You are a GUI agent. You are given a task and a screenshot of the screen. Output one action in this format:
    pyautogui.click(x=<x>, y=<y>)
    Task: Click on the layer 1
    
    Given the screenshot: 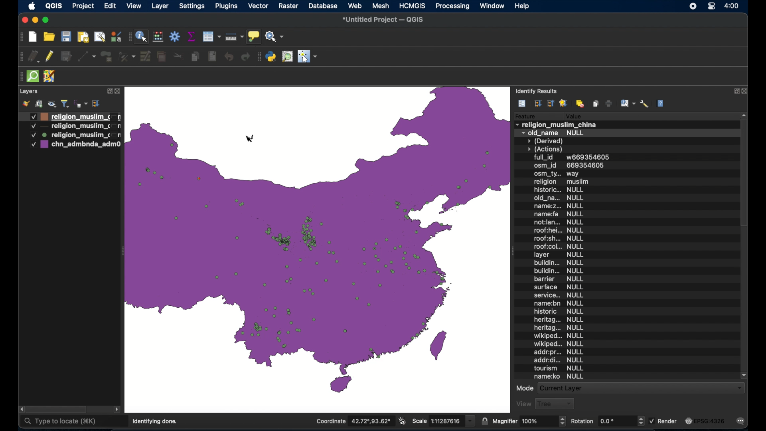 What is the action you would take?
    pyautogui.click(x=74, y=116)
    